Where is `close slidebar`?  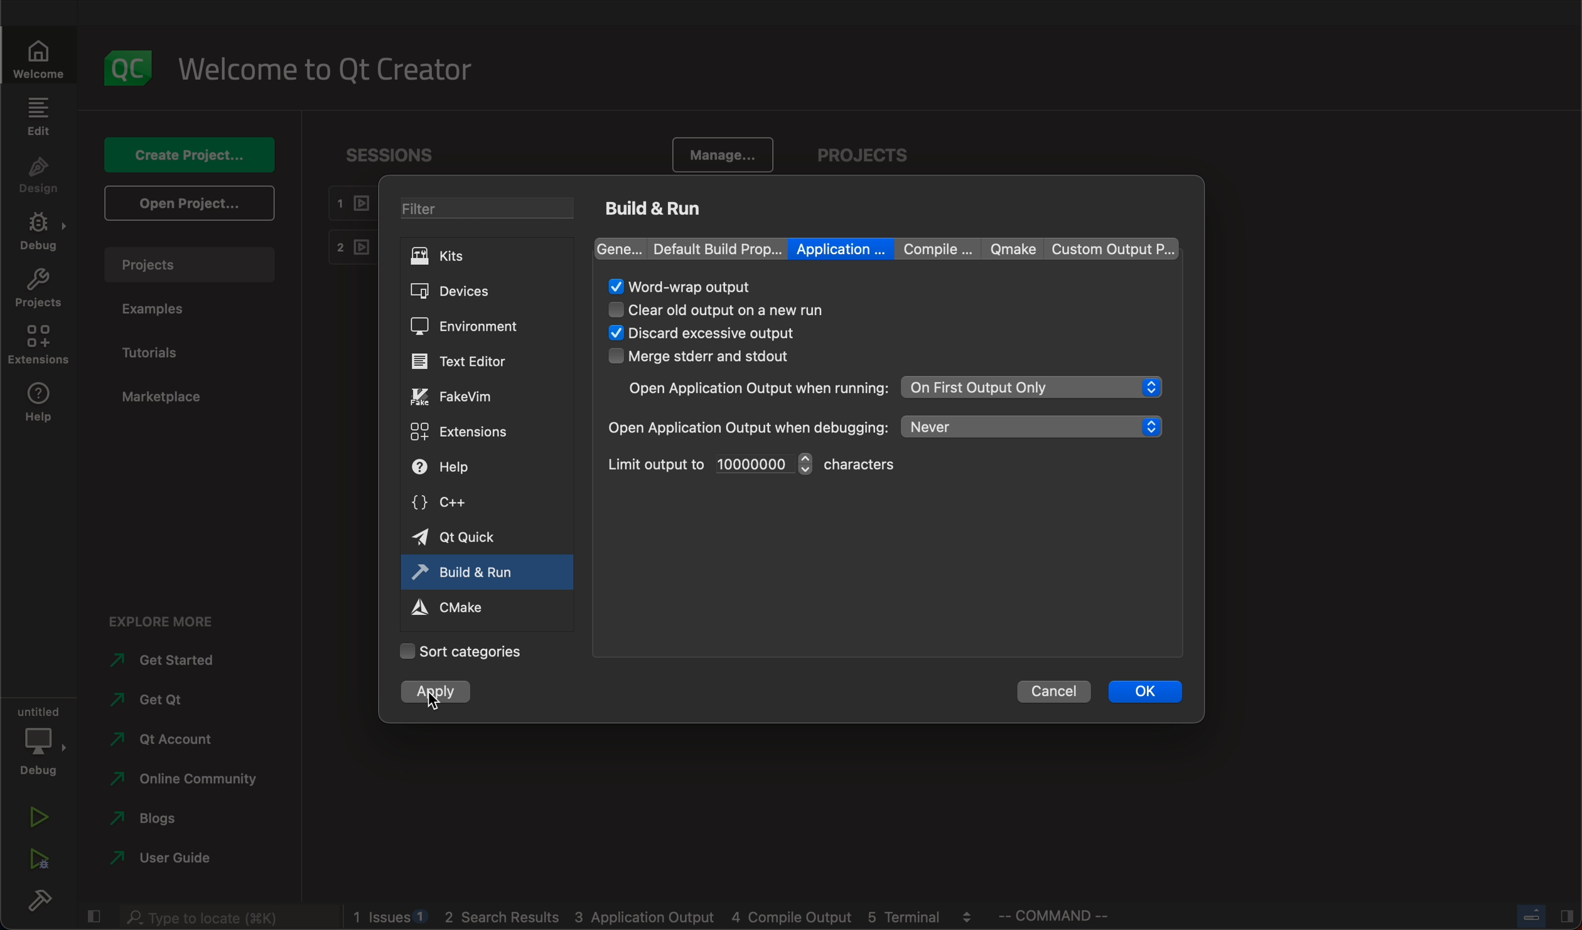
close slidebar is located at coordinates (94, 916).